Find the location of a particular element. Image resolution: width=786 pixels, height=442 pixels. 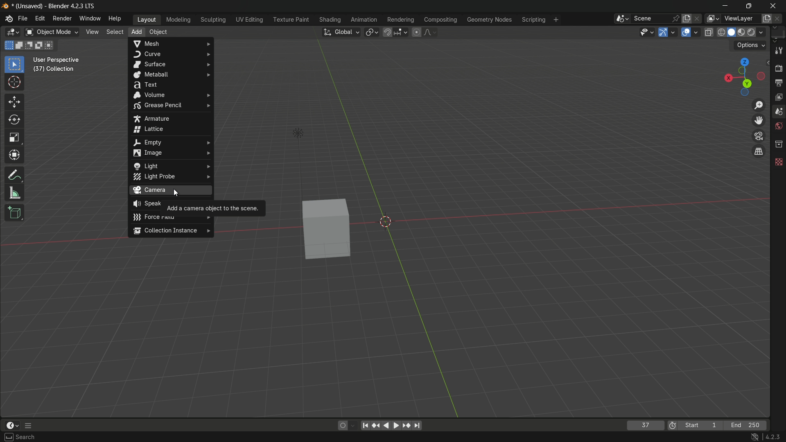

material preview is located at coordinates (744, 32).